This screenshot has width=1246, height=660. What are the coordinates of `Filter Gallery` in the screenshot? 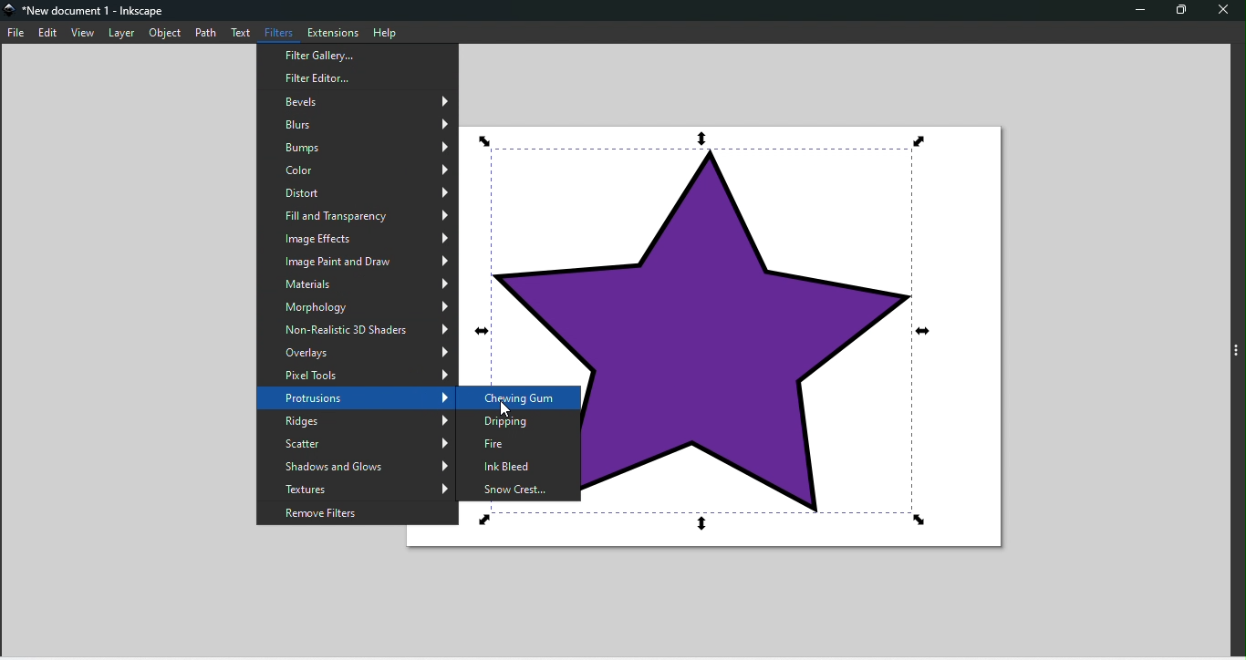 It's located at (358, 76).